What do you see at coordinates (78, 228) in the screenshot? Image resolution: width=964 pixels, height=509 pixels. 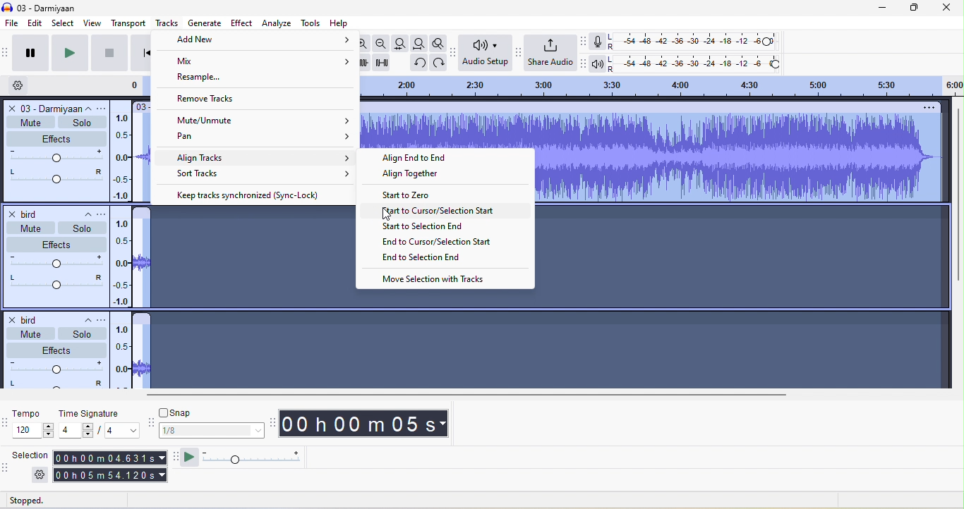 I see `solo` at bounding box center [78, 228].